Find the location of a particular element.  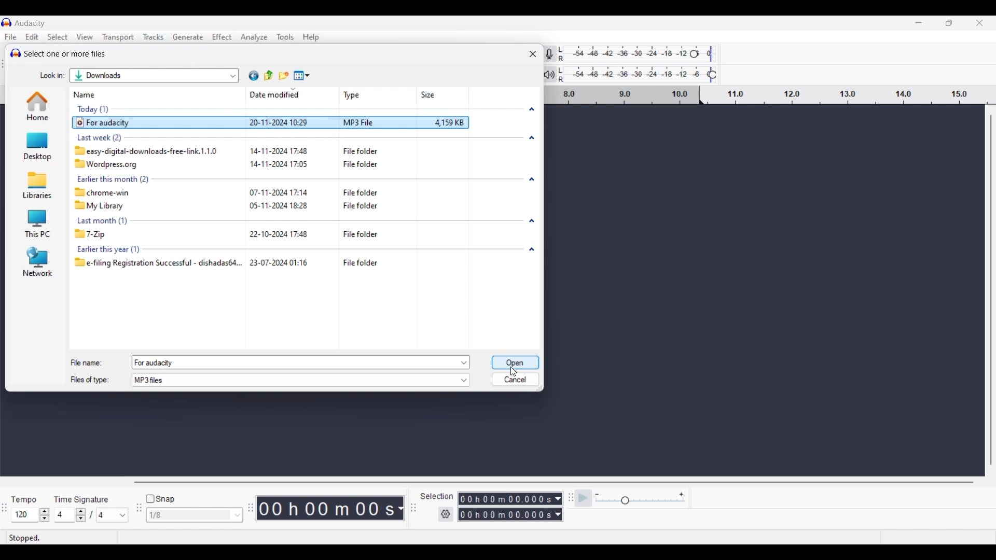

Tools menu is located at coordinates (286, 37).